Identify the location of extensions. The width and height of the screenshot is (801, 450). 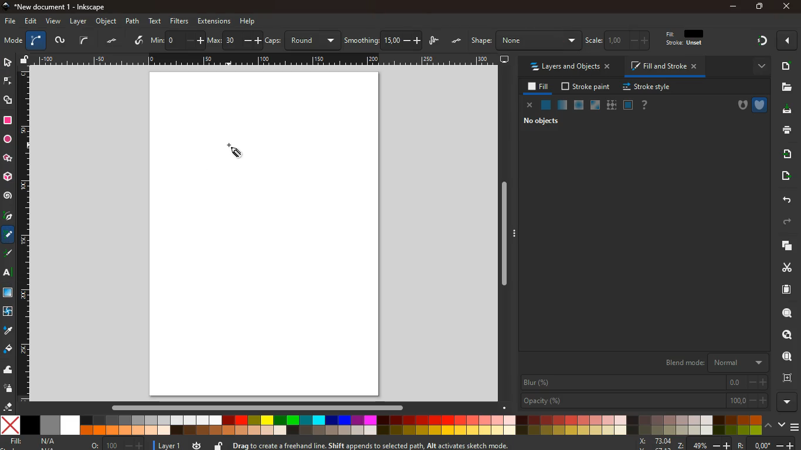
(214, 21).